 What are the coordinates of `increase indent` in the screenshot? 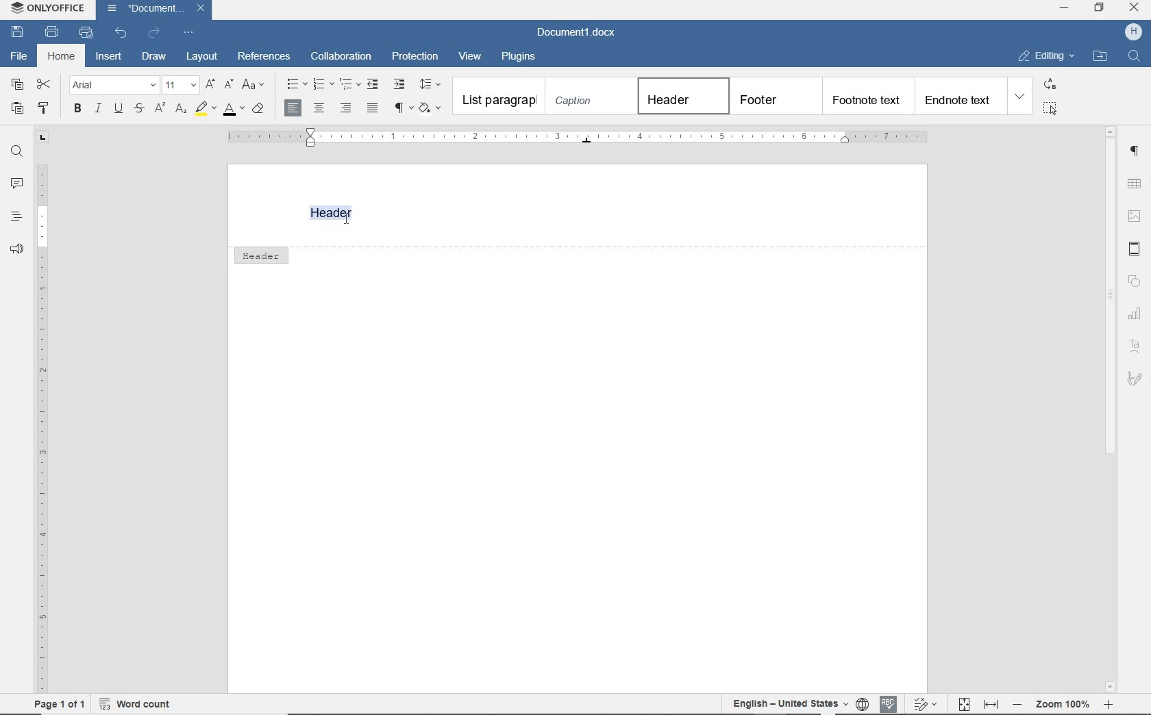 It's located at (399, 84).